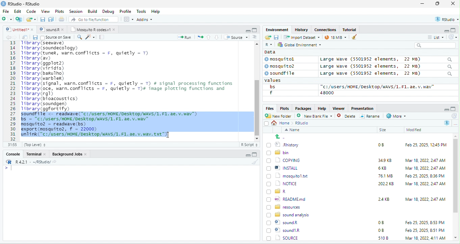 The width and height of the screenshot is (460, 244). Describe the element at coordinates (29, 163) in the screenshot. I see `RR R421 - ~/RStudio/` at that location.